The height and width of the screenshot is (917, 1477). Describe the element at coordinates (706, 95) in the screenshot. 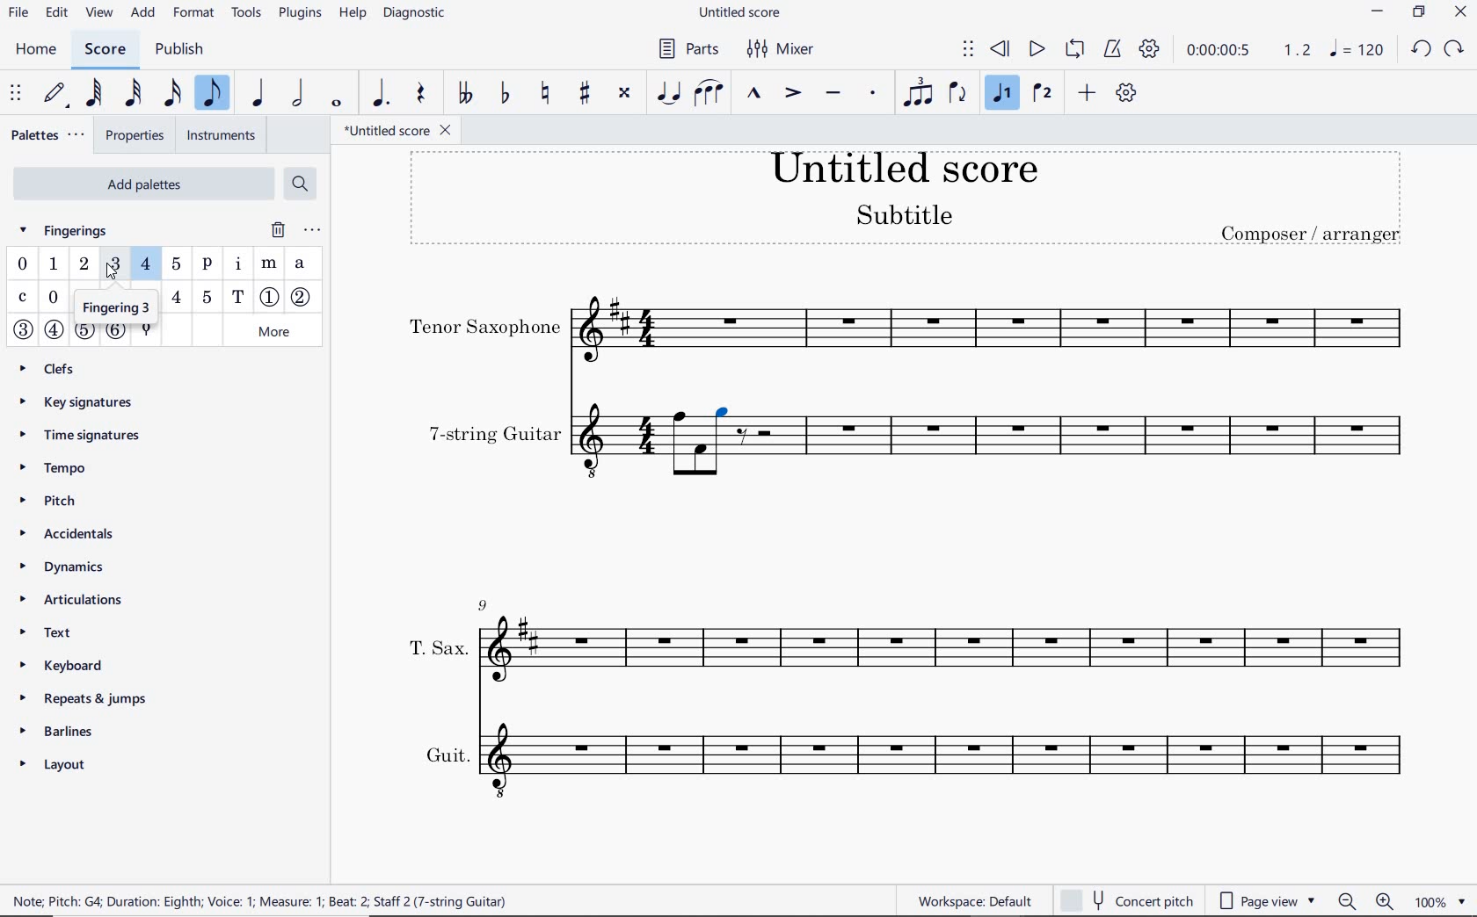

I see `SLUR` at that location.